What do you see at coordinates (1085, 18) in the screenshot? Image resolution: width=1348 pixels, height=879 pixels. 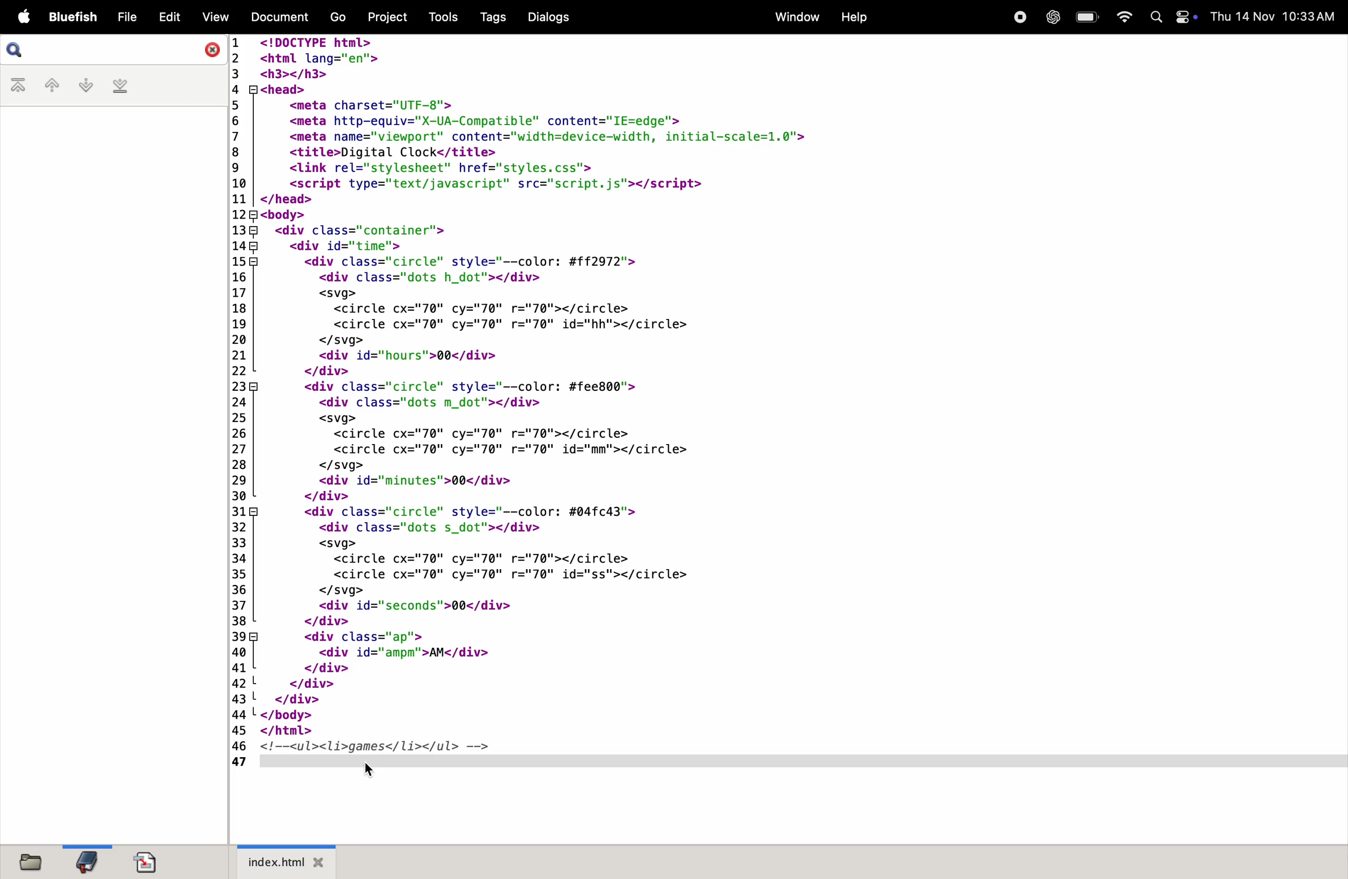 I see `battery` at bounding box center [1085, 18].